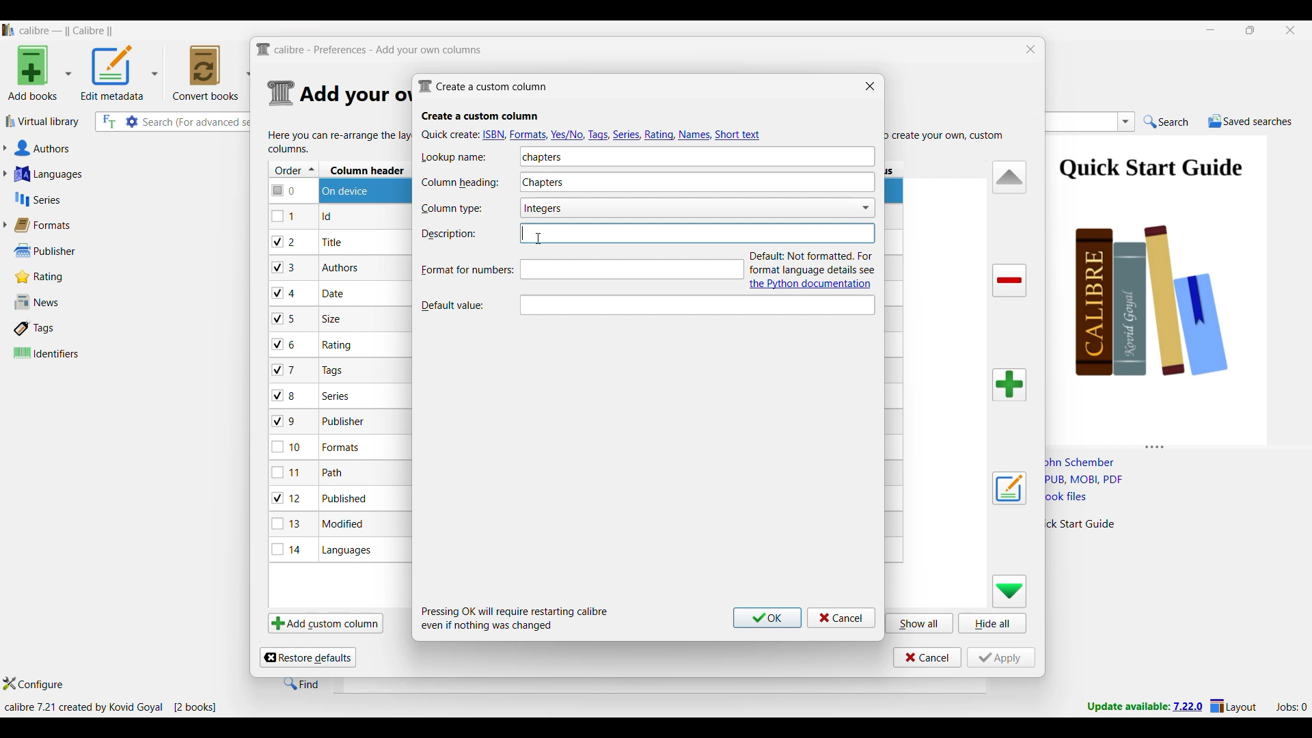 The height and width of the screenshot is (738, 1312). I want to click on checkbox - 0, so click(285, 189).